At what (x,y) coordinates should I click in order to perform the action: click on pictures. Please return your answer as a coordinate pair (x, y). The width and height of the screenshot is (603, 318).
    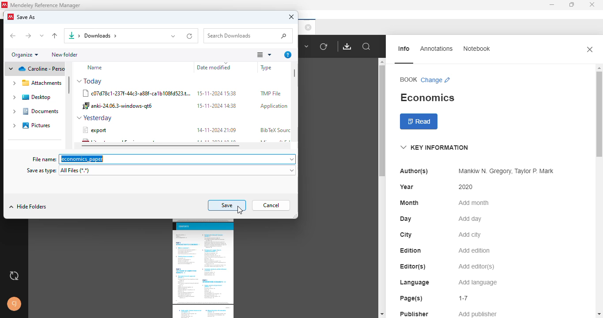
    Looking at the image, I should click on (33, 125).